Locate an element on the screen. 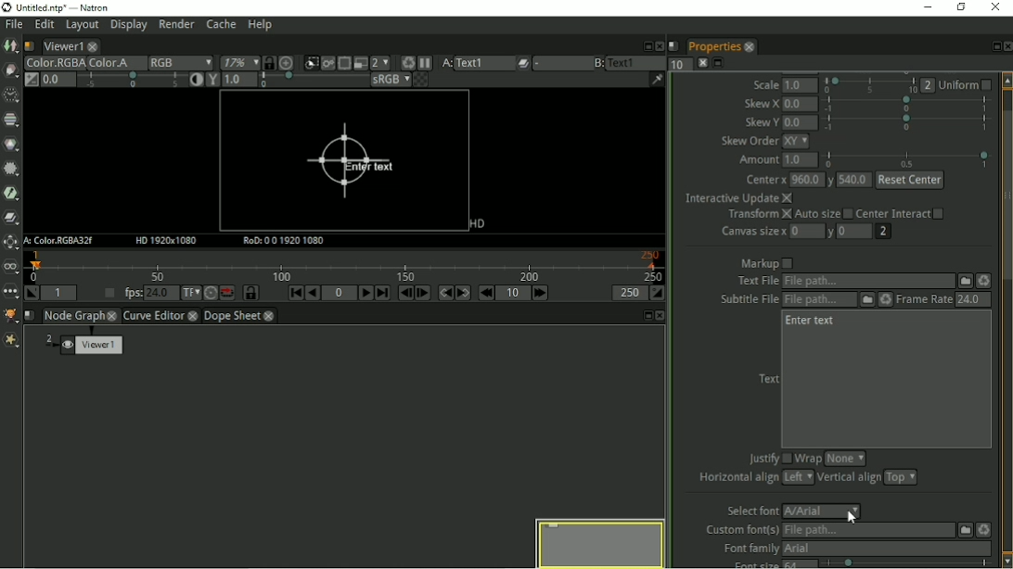  64 is located at coordinates (801, 564).